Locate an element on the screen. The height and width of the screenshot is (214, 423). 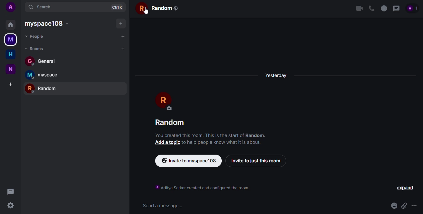
attach is located at coordinates (403, 206).